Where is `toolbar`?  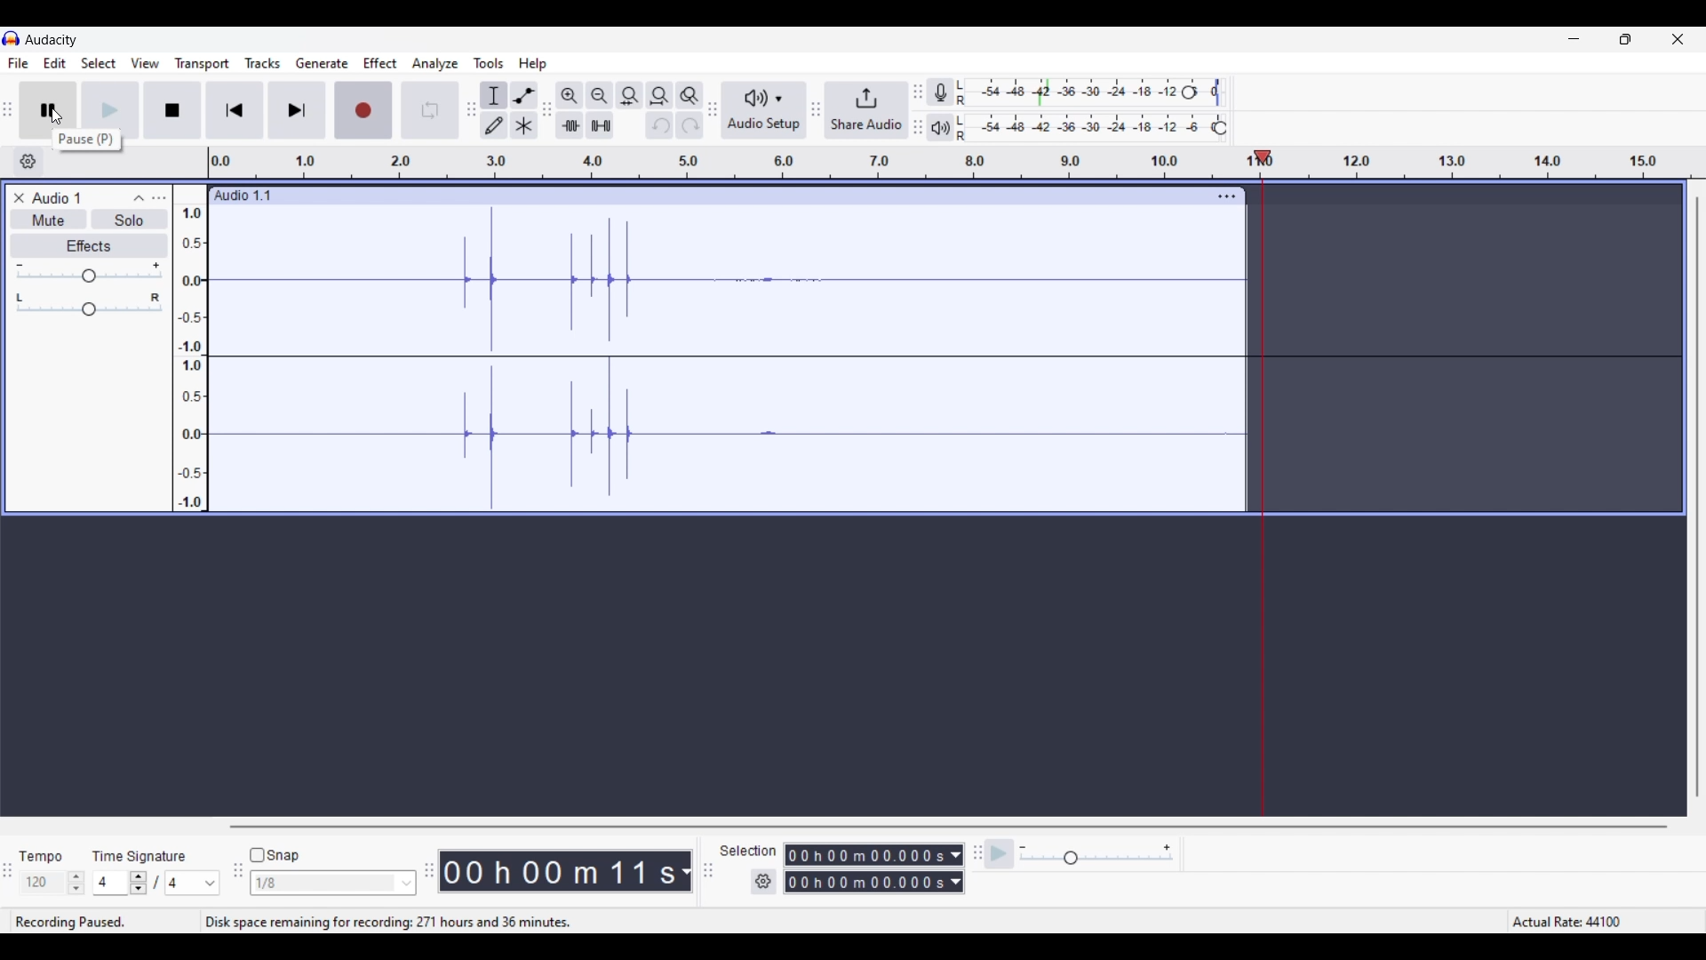 toolbar is located at coordinates (711, 873).